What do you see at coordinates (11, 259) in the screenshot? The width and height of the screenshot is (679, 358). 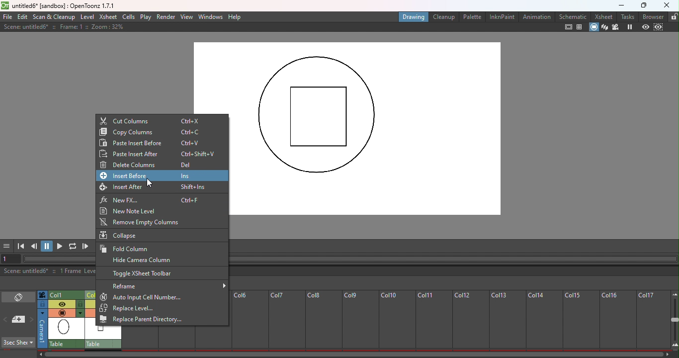 I see `Set the current frame` at bounding box center [11, 259].